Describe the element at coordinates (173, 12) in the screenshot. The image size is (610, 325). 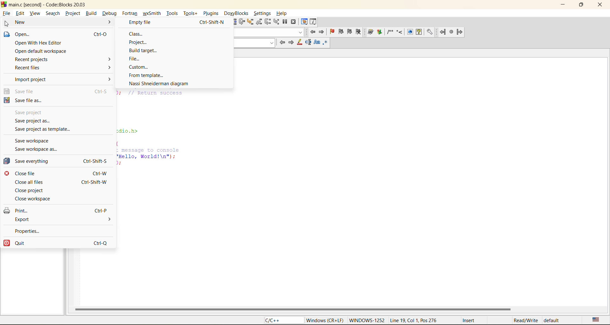
I see `tools` at that location.